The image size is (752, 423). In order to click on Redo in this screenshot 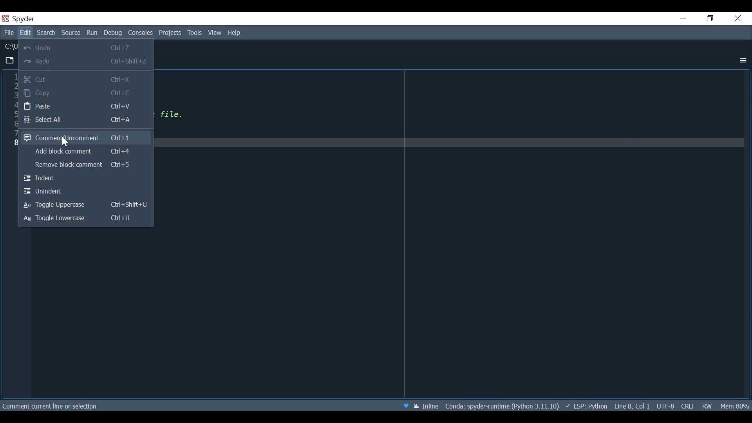, I will do `click(85, 62)`.